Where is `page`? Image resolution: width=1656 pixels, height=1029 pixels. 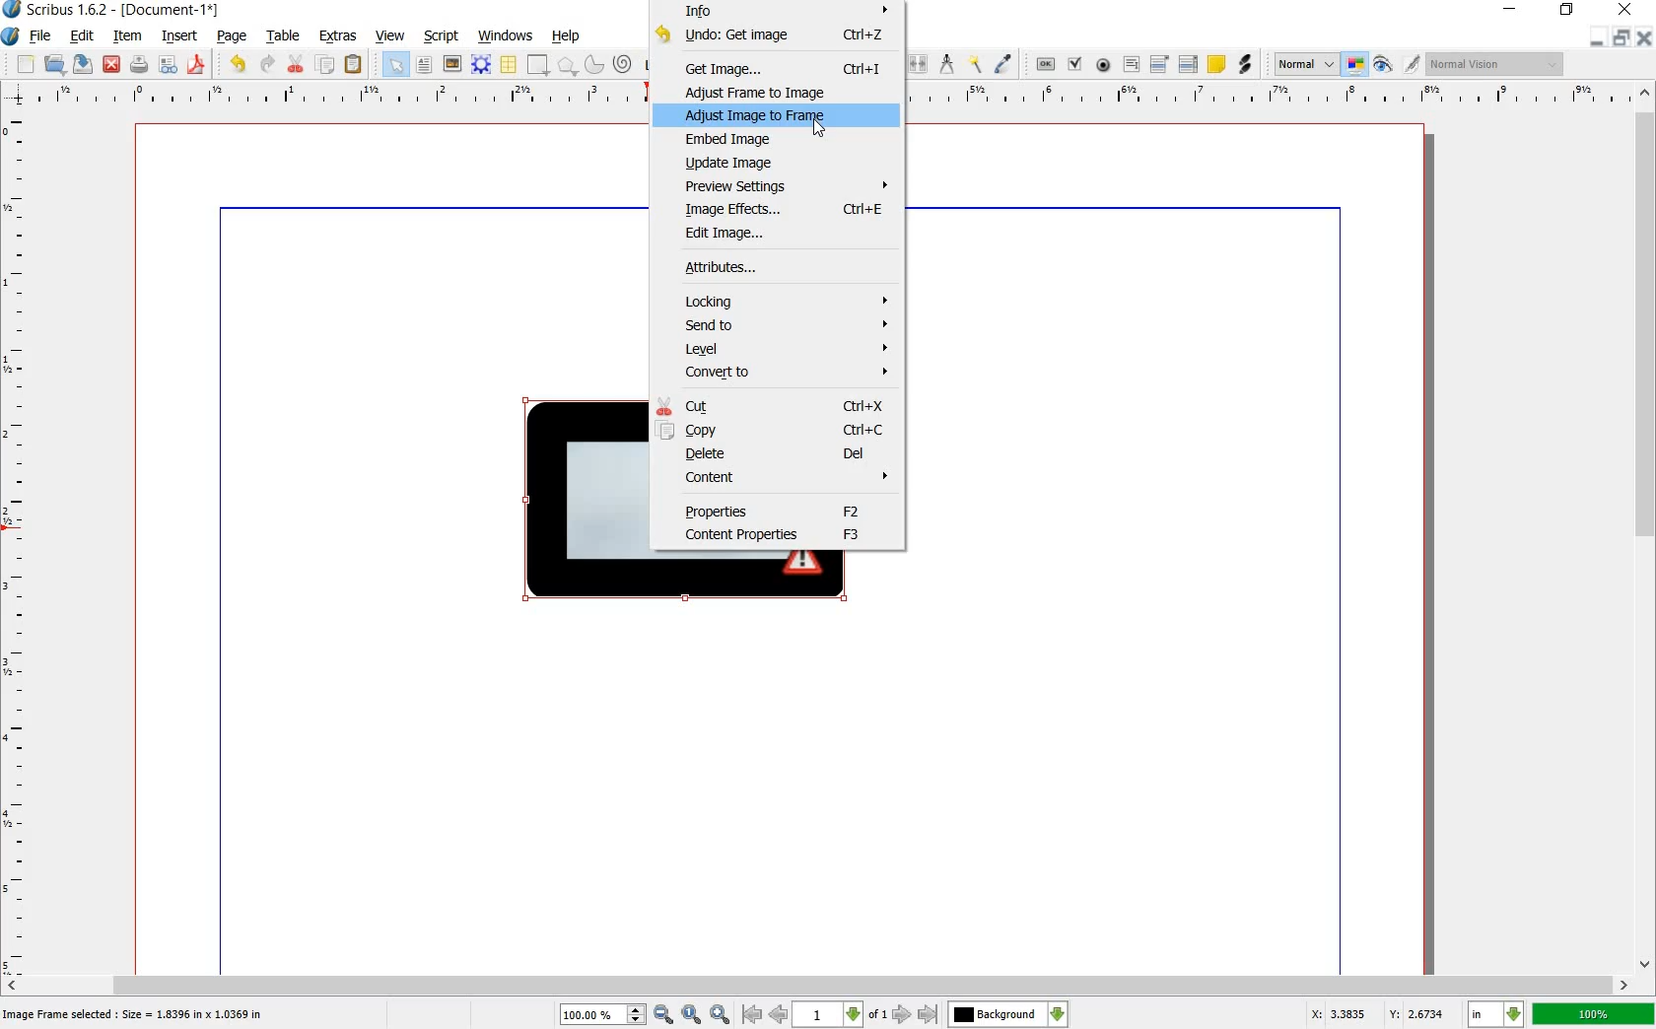 page is located at coordinates (231, 37).